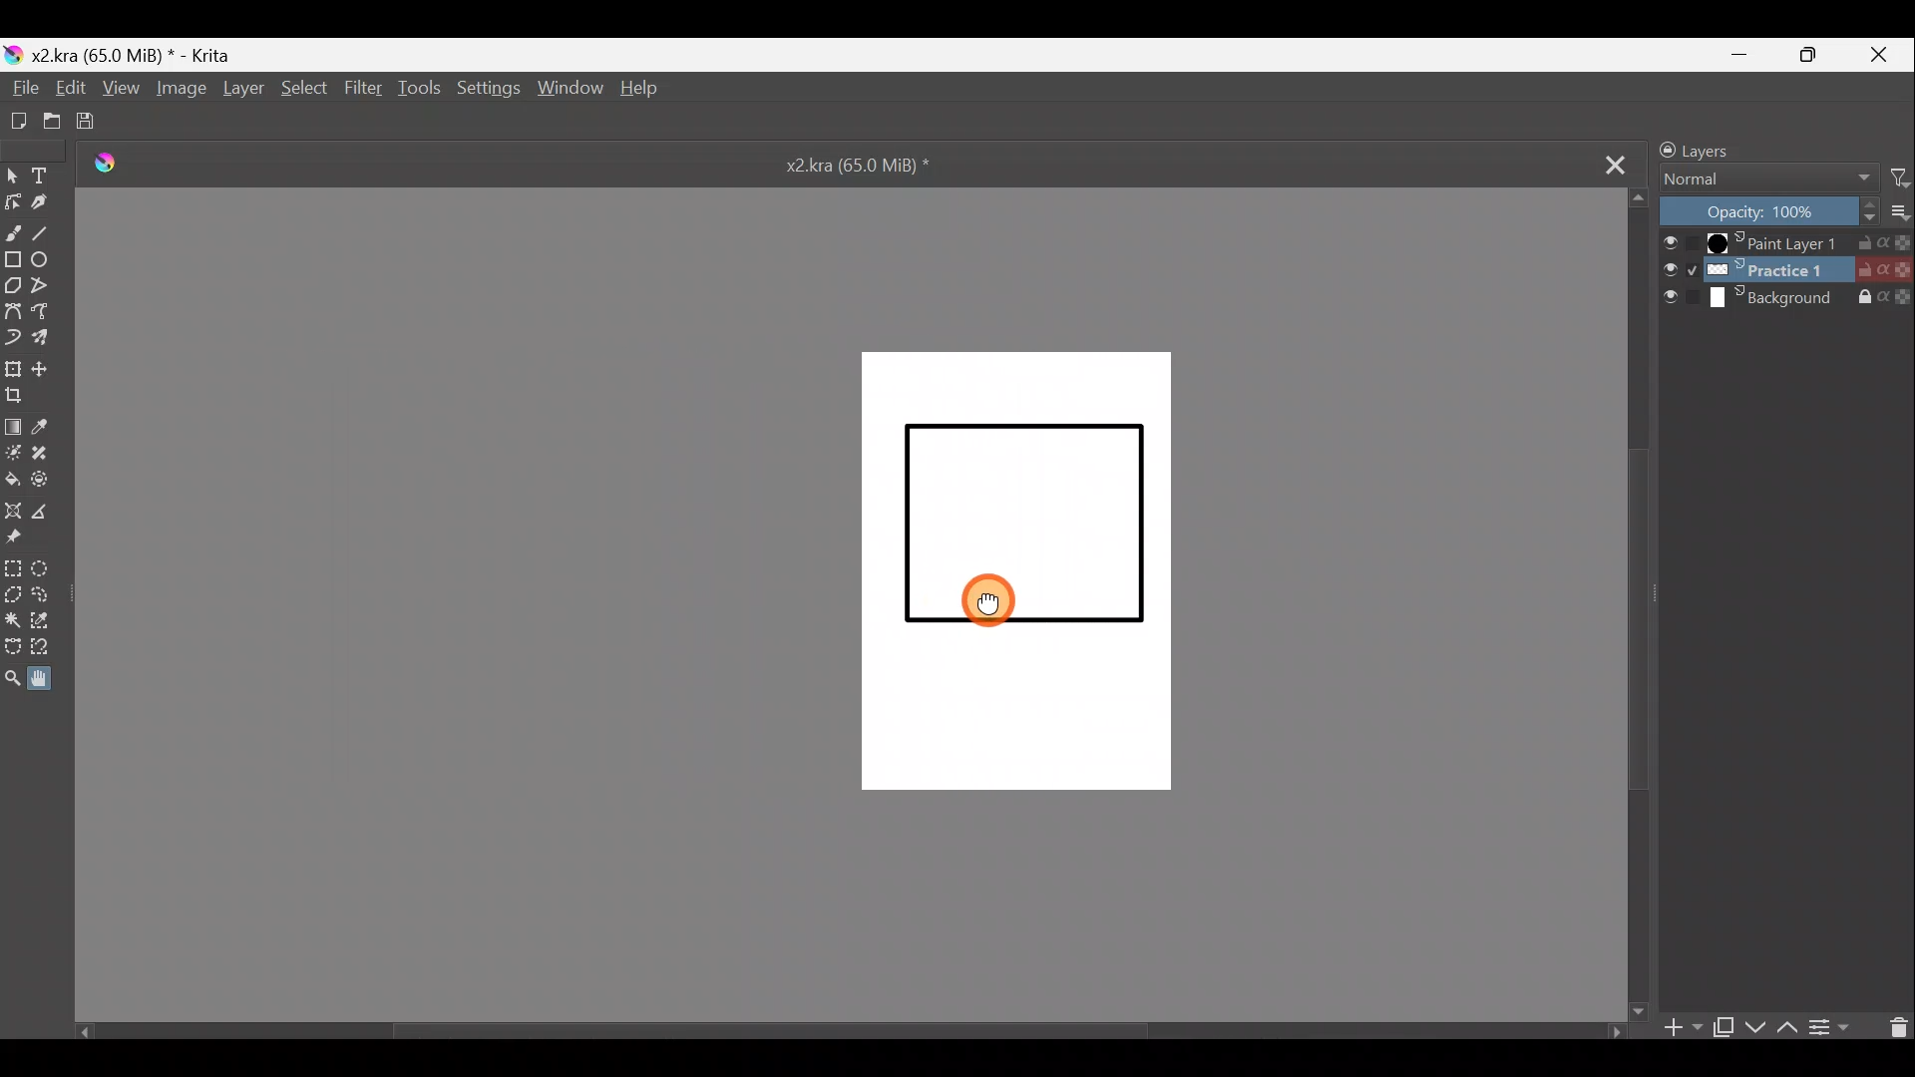 This screenshot has width=1915, height=1077. I want to click on Freehand selection tool, so click(44, 597).